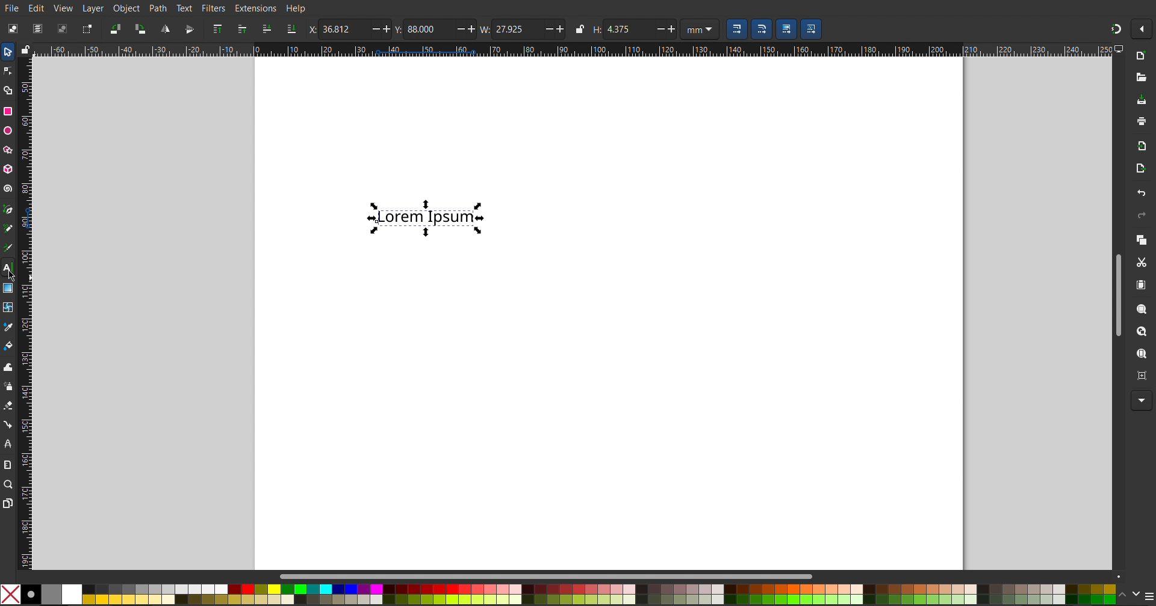 This screenshot has height=606, width=1156. What do you see at coordinates (1140, 76) in the screenshot?
I see `Open` at bounding box center [1140, 76].